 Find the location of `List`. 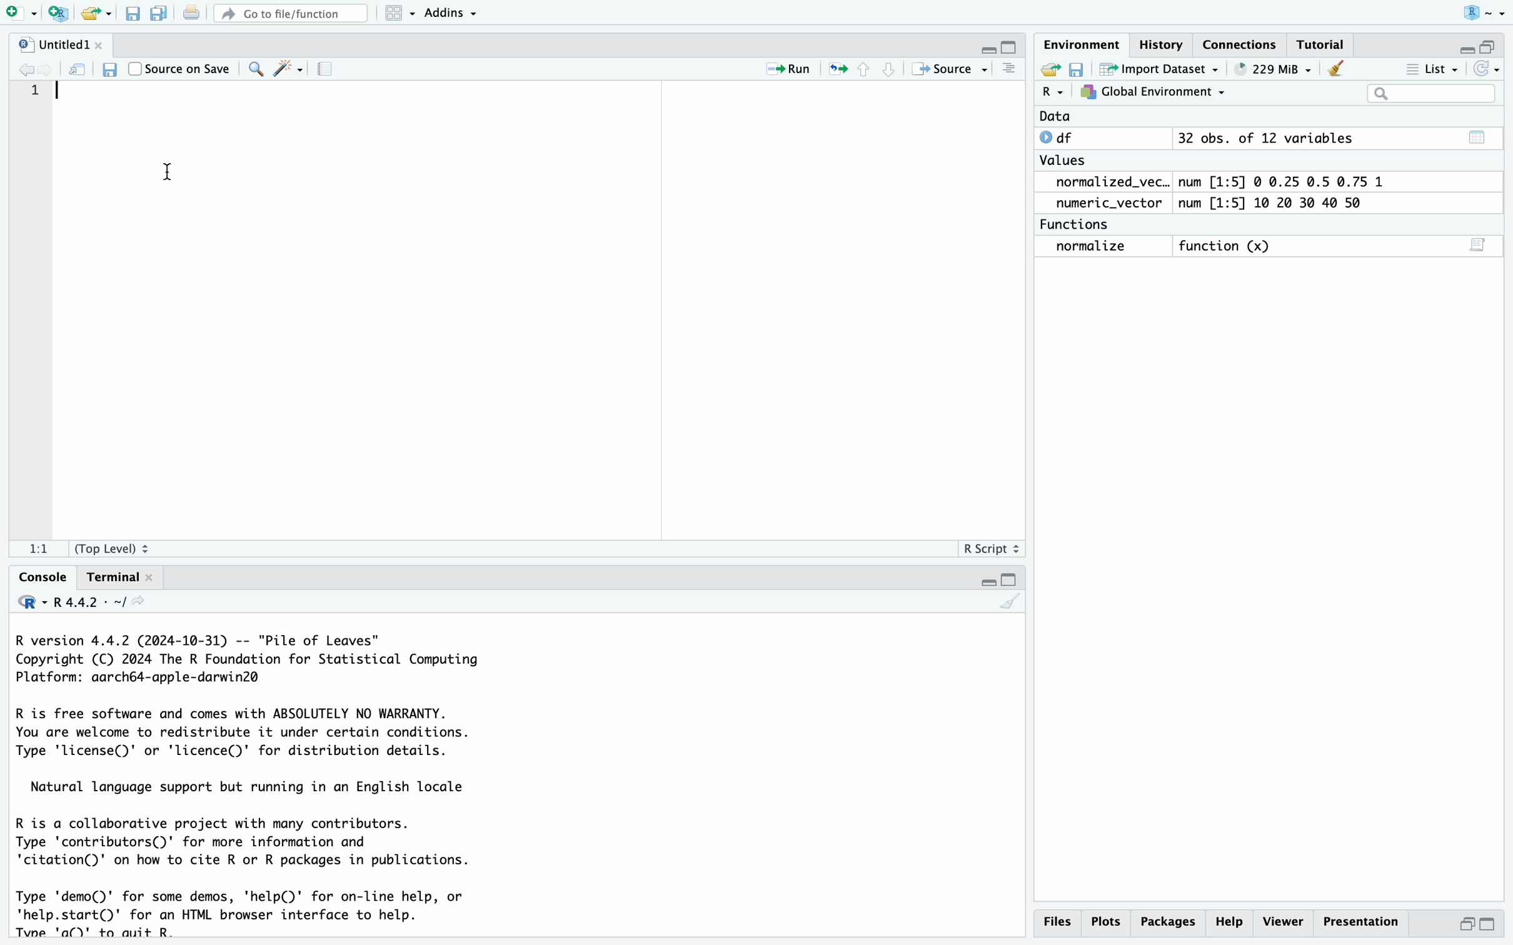

List is located at coordinates (1431, 71).